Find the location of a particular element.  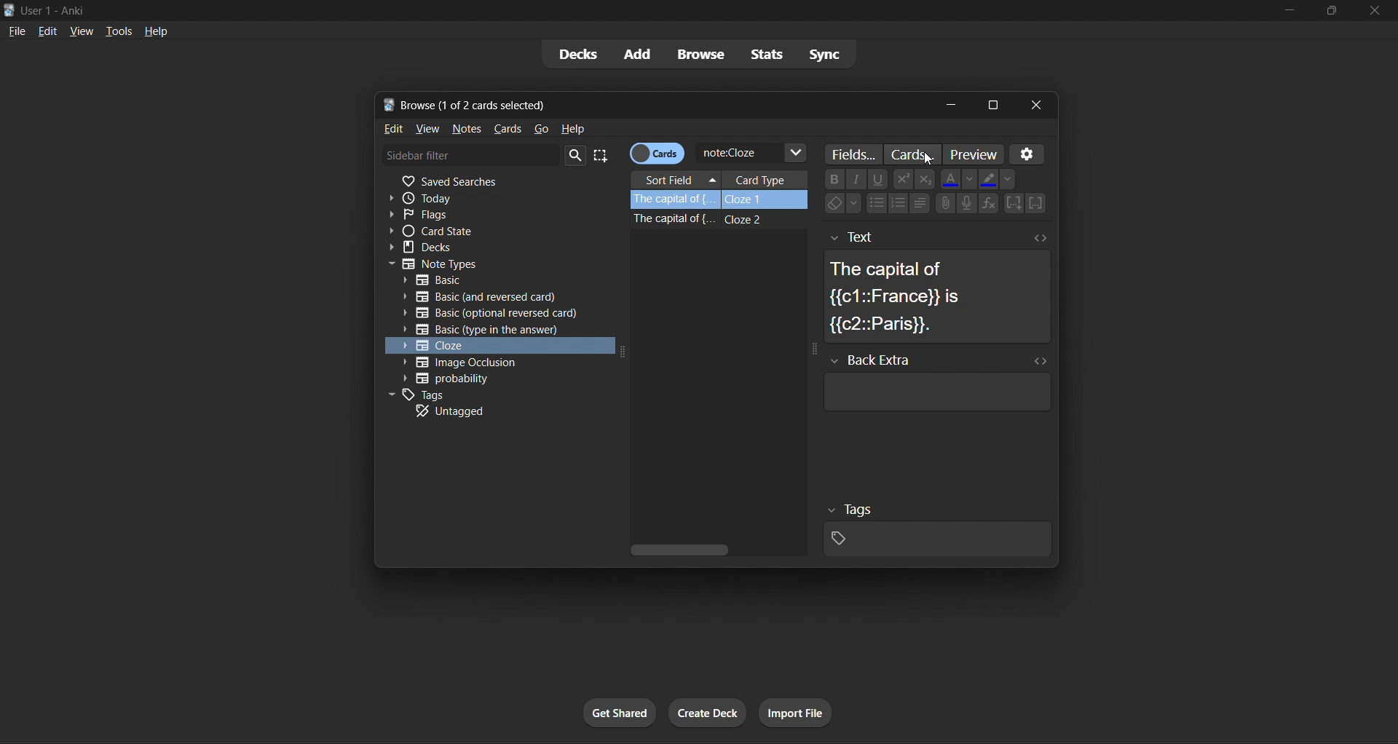

cursor is located at coordinates (928, 159).